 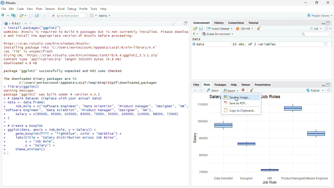 I want to click on Tutorial, so click(x=253, y=23).